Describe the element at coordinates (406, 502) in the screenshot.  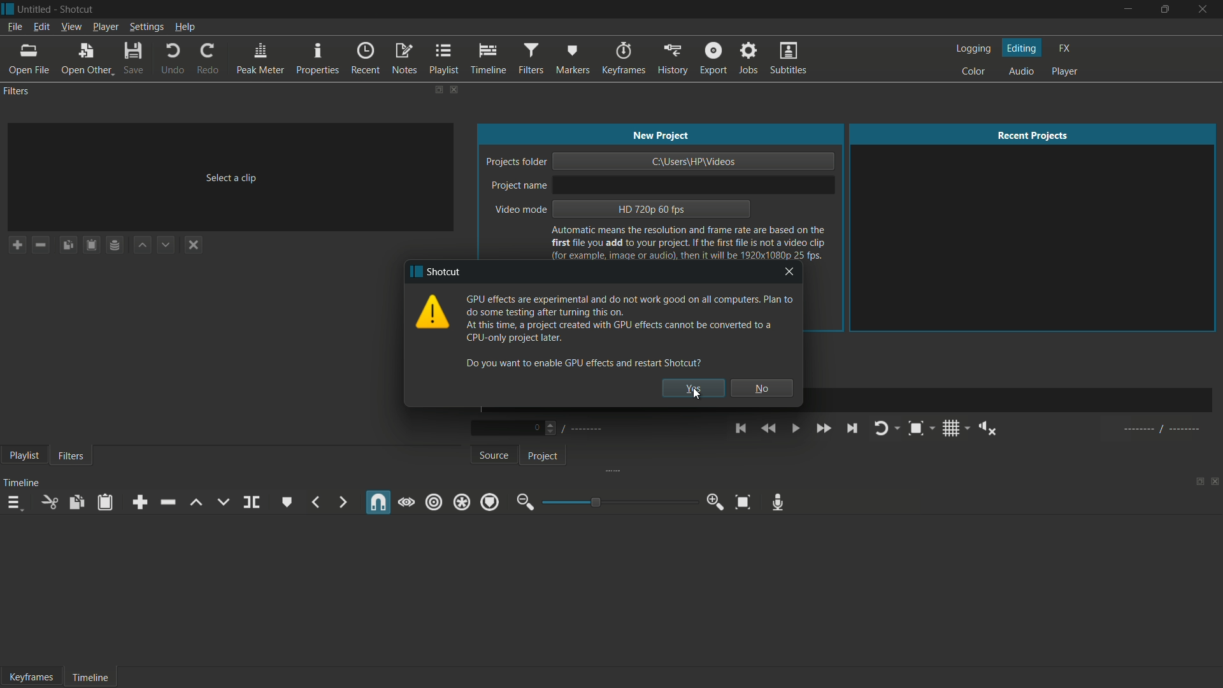
I see `scrub while dragging` at that location.